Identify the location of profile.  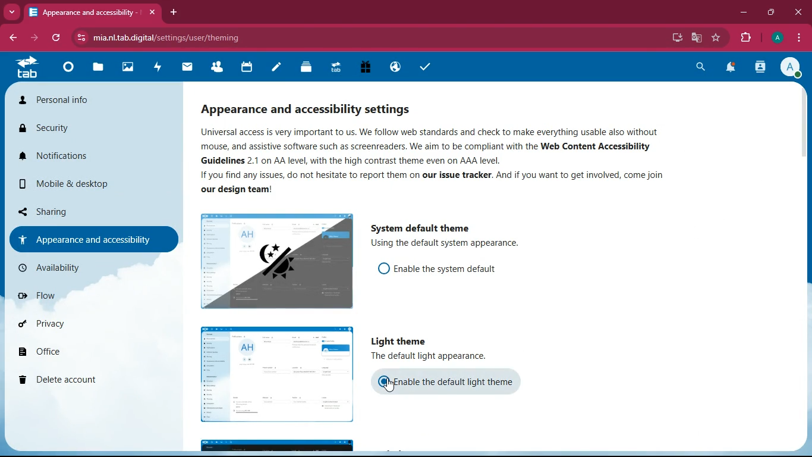
(776, 38).